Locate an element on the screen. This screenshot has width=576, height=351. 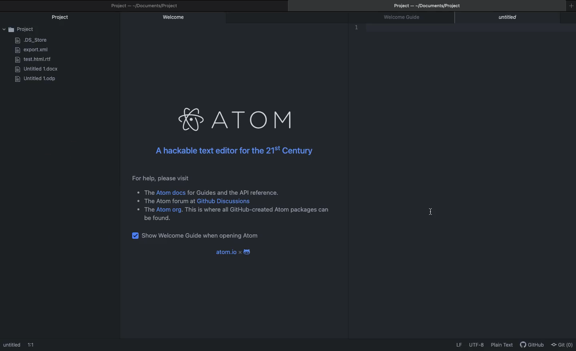
Logo is located at coordinates (234, 120).